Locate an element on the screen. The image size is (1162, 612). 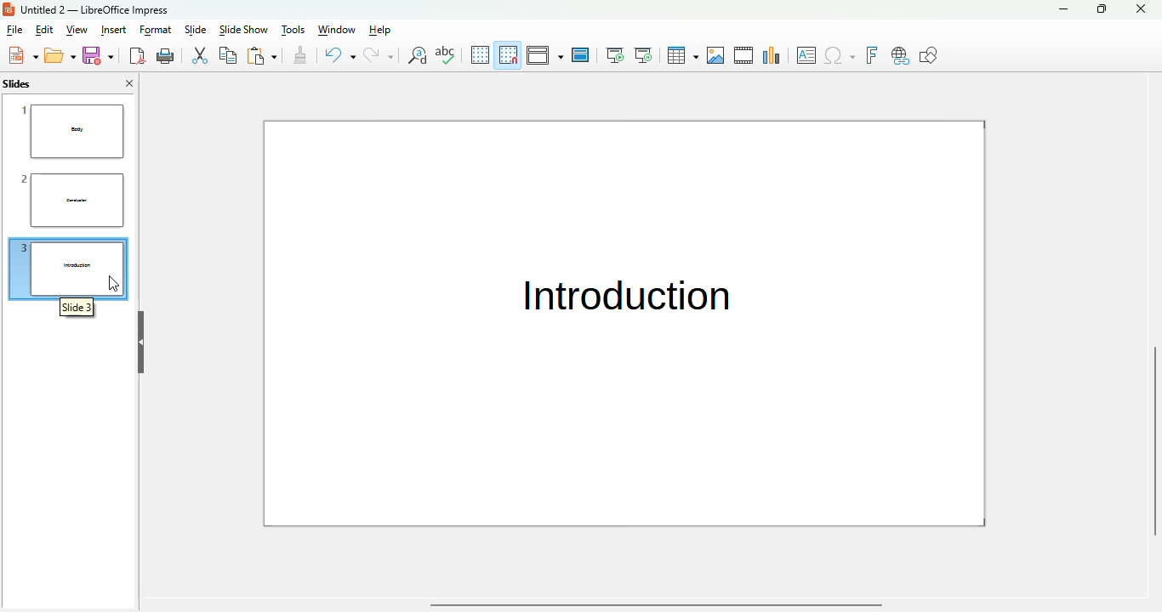
insert hyperlink is located at coordinates (900, 55).